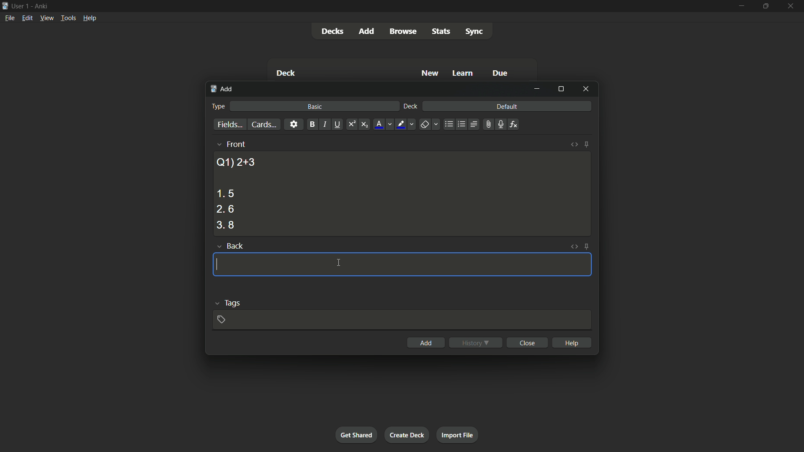 The width and height of the screenshot is (804, 452). I want to click on cursor, so click(217, 263).